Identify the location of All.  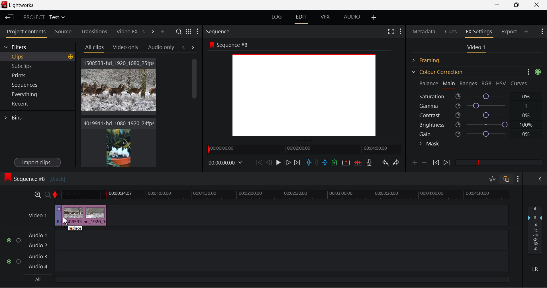
(36, 279).